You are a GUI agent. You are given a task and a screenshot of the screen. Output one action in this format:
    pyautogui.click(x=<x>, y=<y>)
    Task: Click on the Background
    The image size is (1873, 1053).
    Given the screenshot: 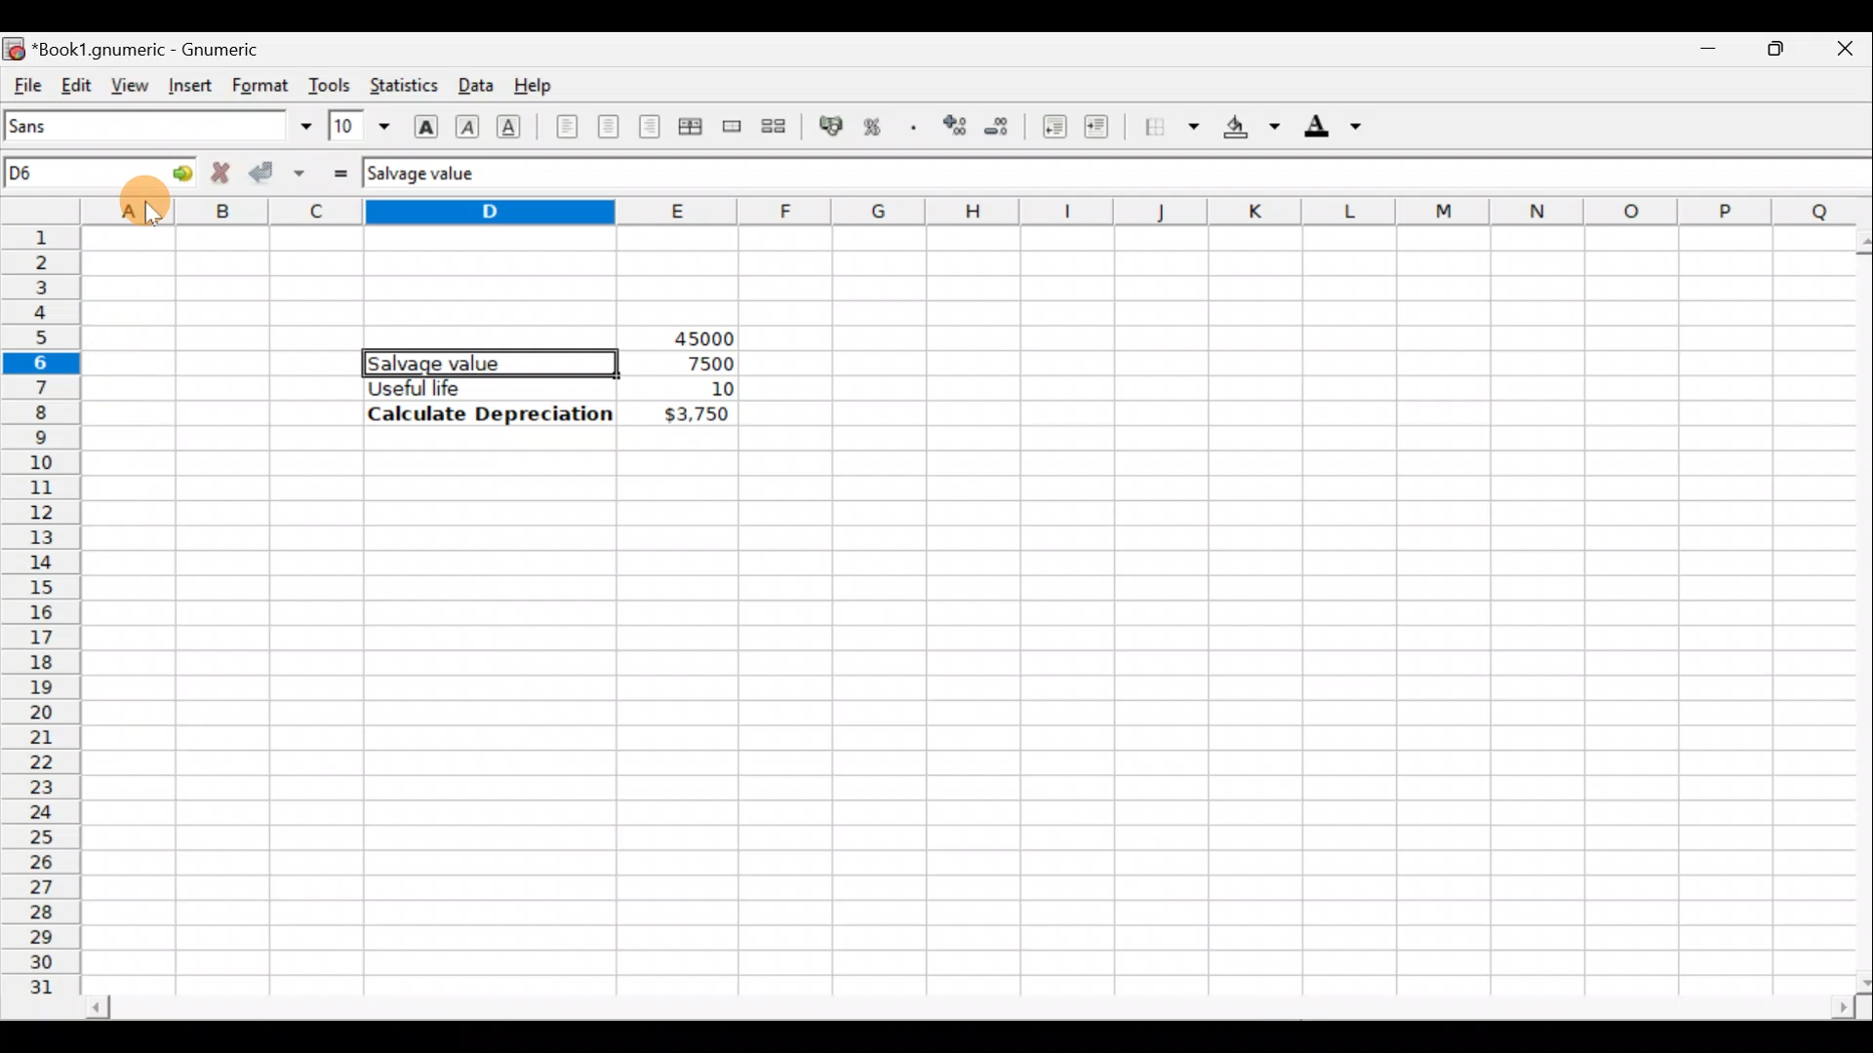 What is the action you would take?
    pyautogui.click(x=1253, y=127)
    